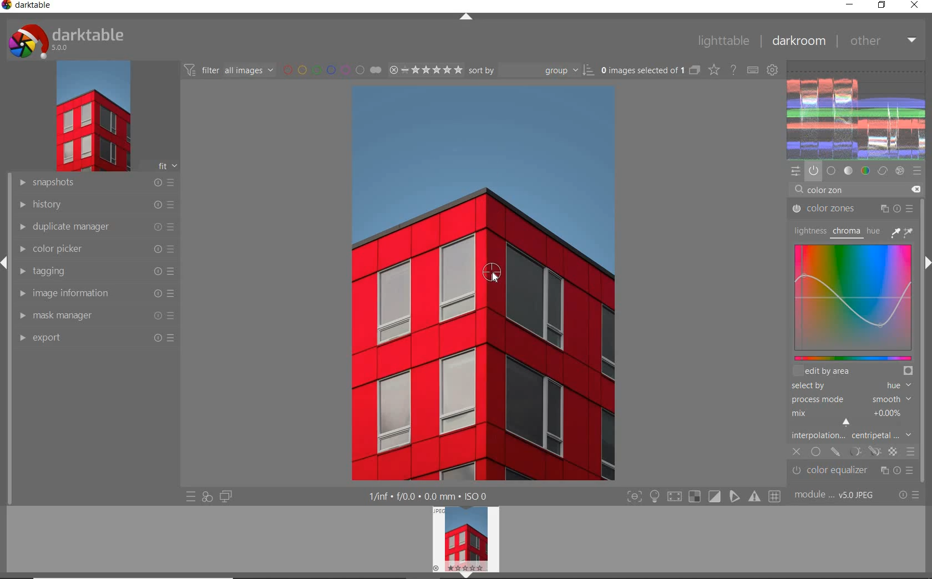 The width and height of the screenshot is (932, 579). Describe the element at coordinates (94, 272) in the screenshot. I see `tagging` at that location.